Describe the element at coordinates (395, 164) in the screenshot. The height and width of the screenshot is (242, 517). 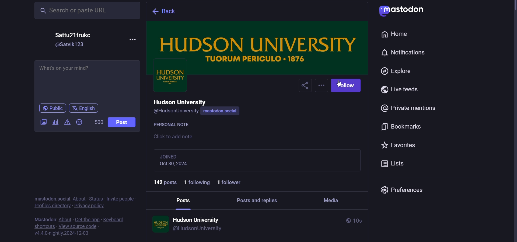
I see `lists` at that location.